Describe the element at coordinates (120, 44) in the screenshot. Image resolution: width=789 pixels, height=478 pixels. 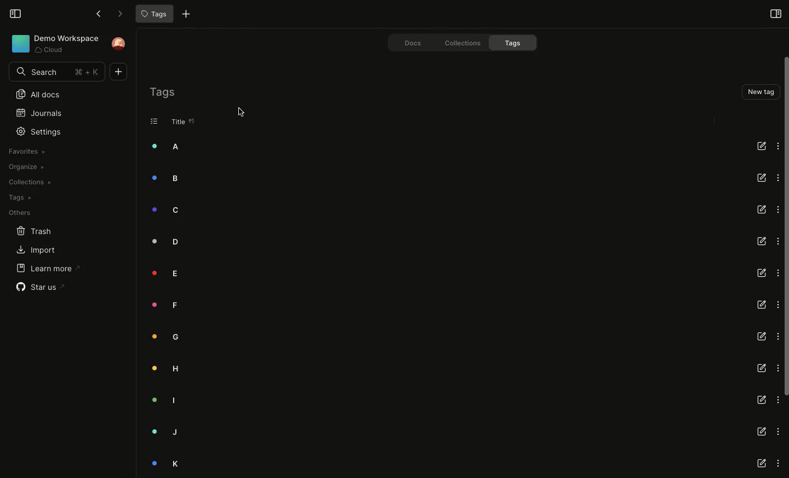
I see `User` at that location.